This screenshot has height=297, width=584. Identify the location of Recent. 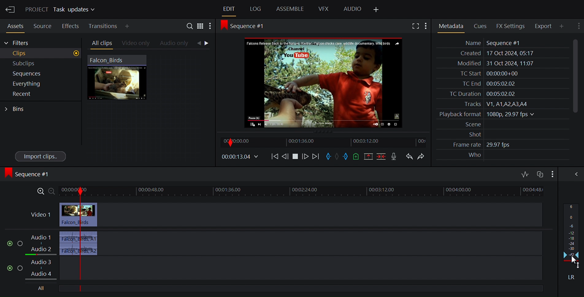
(37, 94).